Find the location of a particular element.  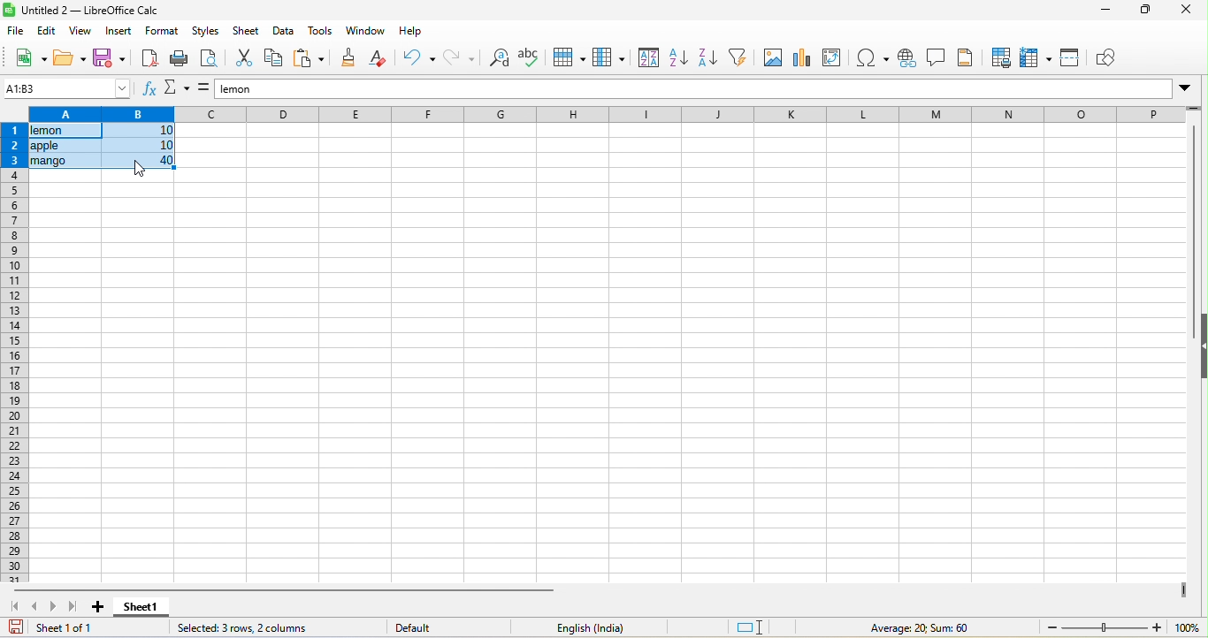

vertical scroll bar is located at coordinates (1193, 207).